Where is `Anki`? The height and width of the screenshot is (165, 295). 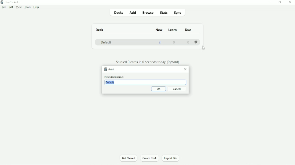
Anki is located at coordinates (109, 69).